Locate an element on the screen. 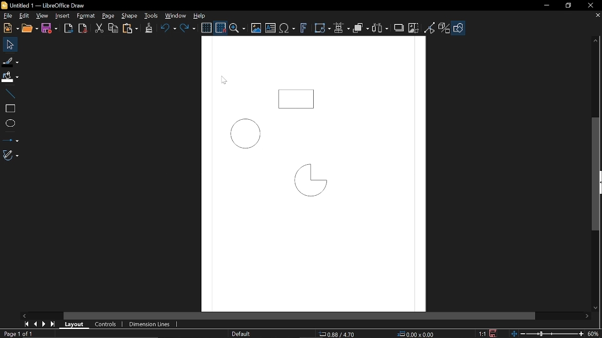 The width and height of the screenshot is (602, 338). FiIl color is located at coordinates (10, 75).